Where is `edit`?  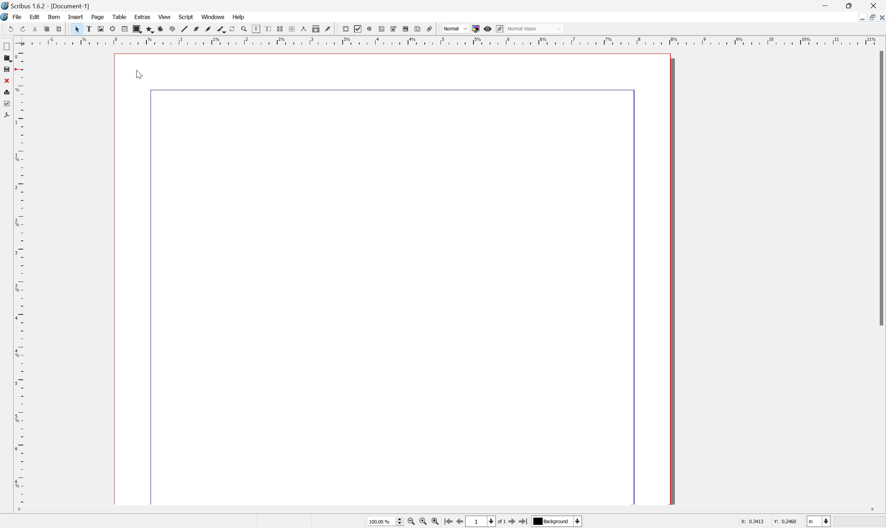 edit is located at coordinates (35, 16).